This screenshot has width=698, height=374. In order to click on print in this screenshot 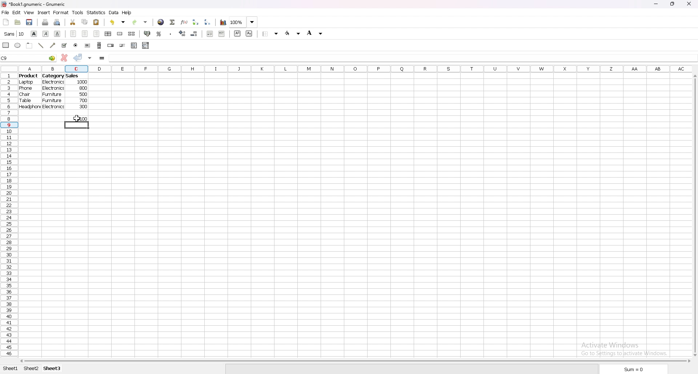, I will do `click(45, 22)`.